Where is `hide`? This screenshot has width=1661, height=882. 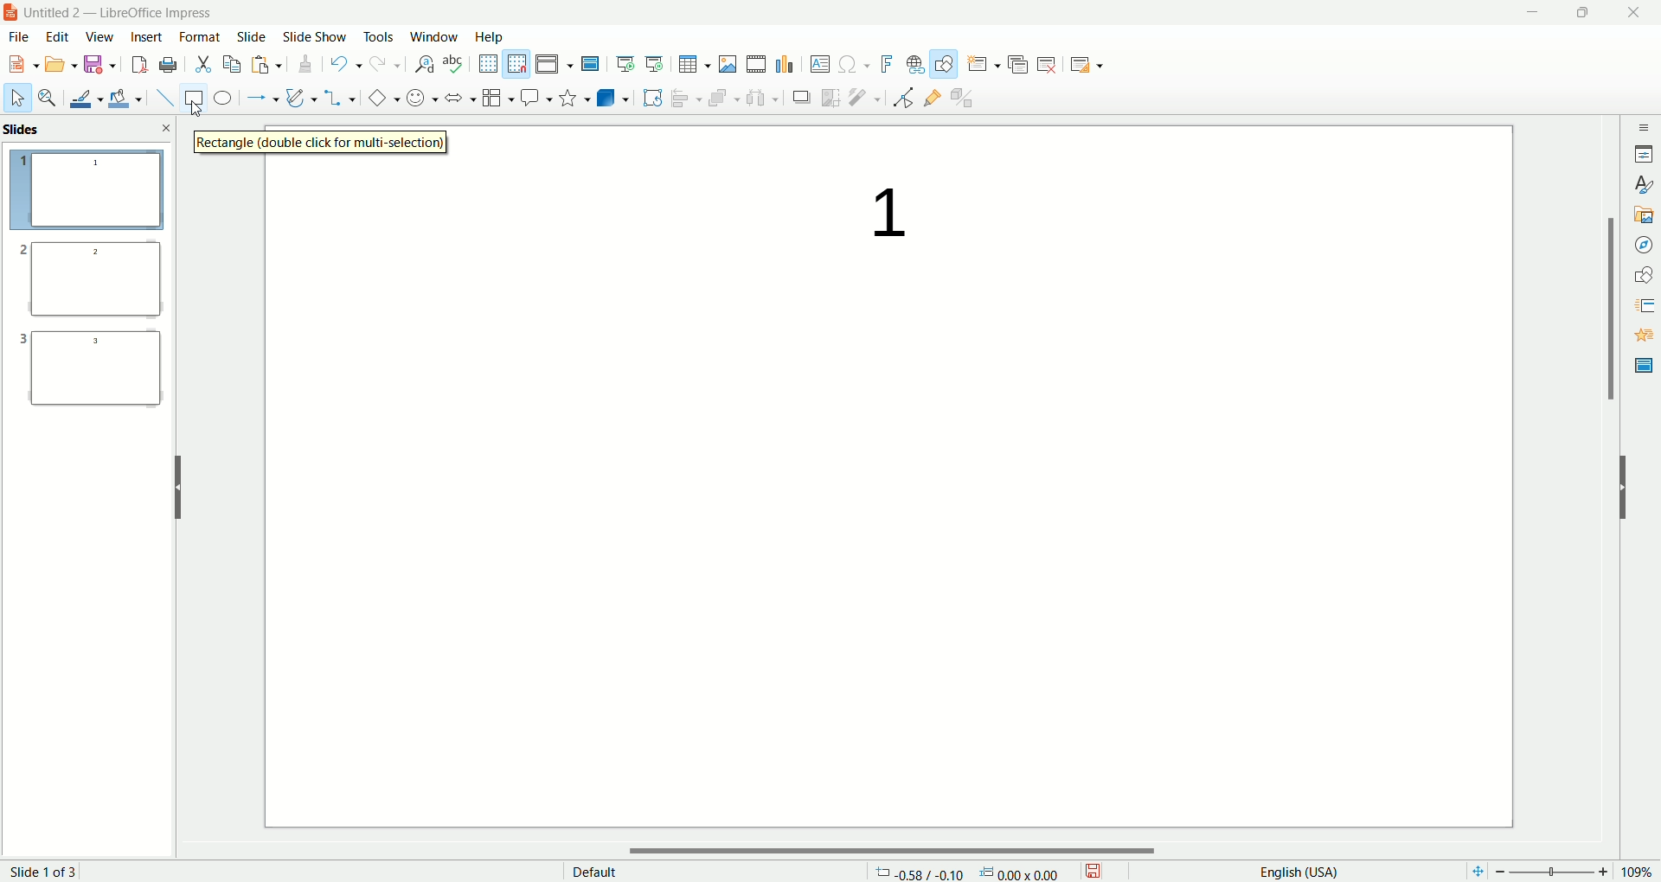 hide is located at coordinates (1632, 492).